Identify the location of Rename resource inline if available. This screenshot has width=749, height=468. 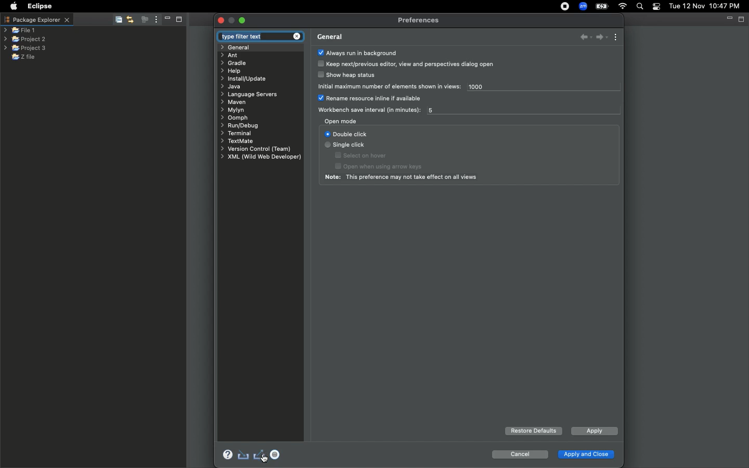
(373, 99).